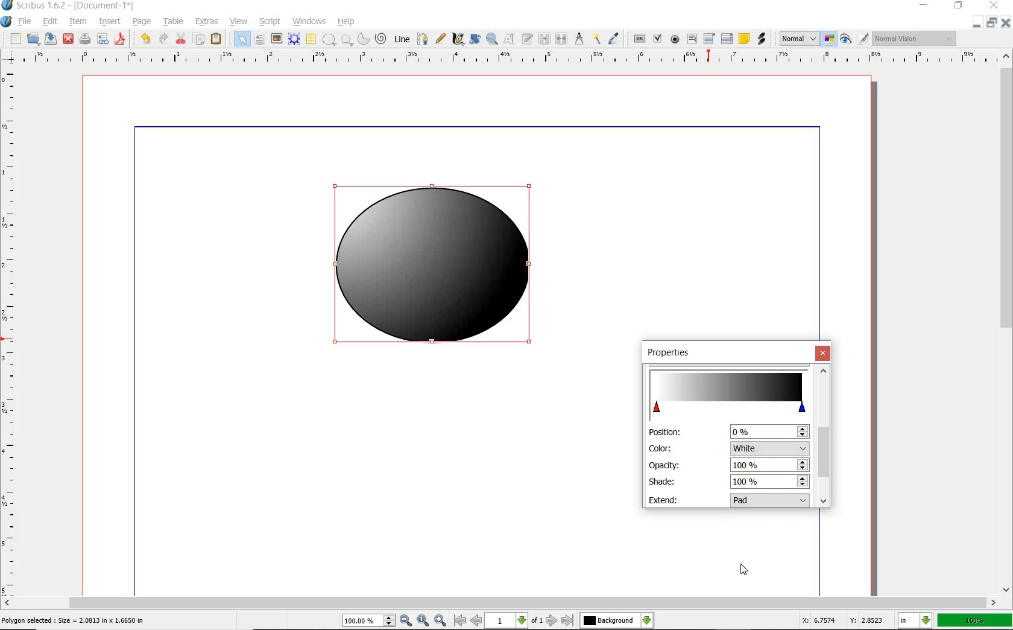 The height and width of the screenshot is (630, 1013). What do you see at coordinates (424, 620) in the screenshot?
I see `zoom to` at bounding box center [424, 620].